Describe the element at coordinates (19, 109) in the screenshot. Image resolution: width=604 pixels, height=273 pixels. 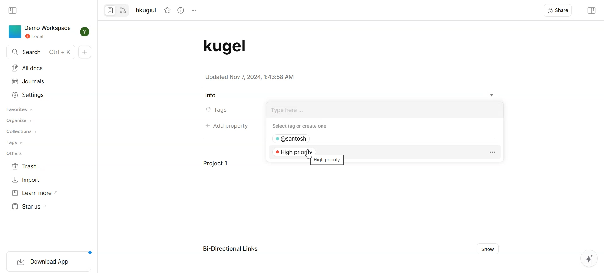
I see `Favorites` at that location.